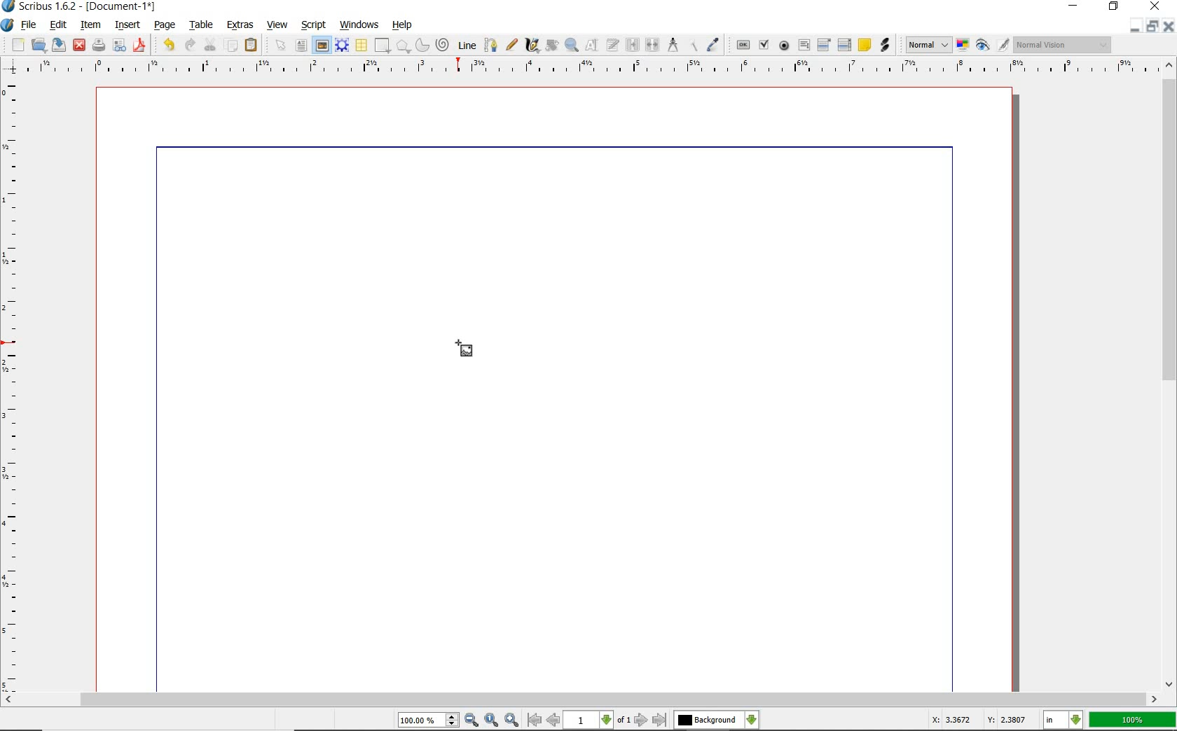 This screenshot has height=731, width=1177. Describe the element at coordinates (613, 45) in the screenshot. I see `edit text with story editor` at that location.